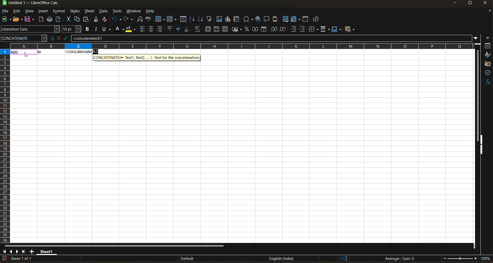 This screenshot has width=493, height=263. What do you see at coordinates (488, 12) in the screenshot?
I see `close document` at bounding box center [488, 12].